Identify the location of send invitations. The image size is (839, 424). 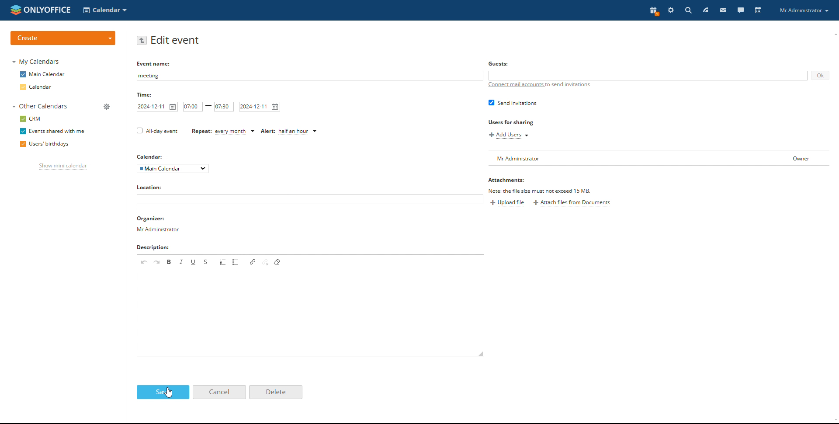
(512, 103).